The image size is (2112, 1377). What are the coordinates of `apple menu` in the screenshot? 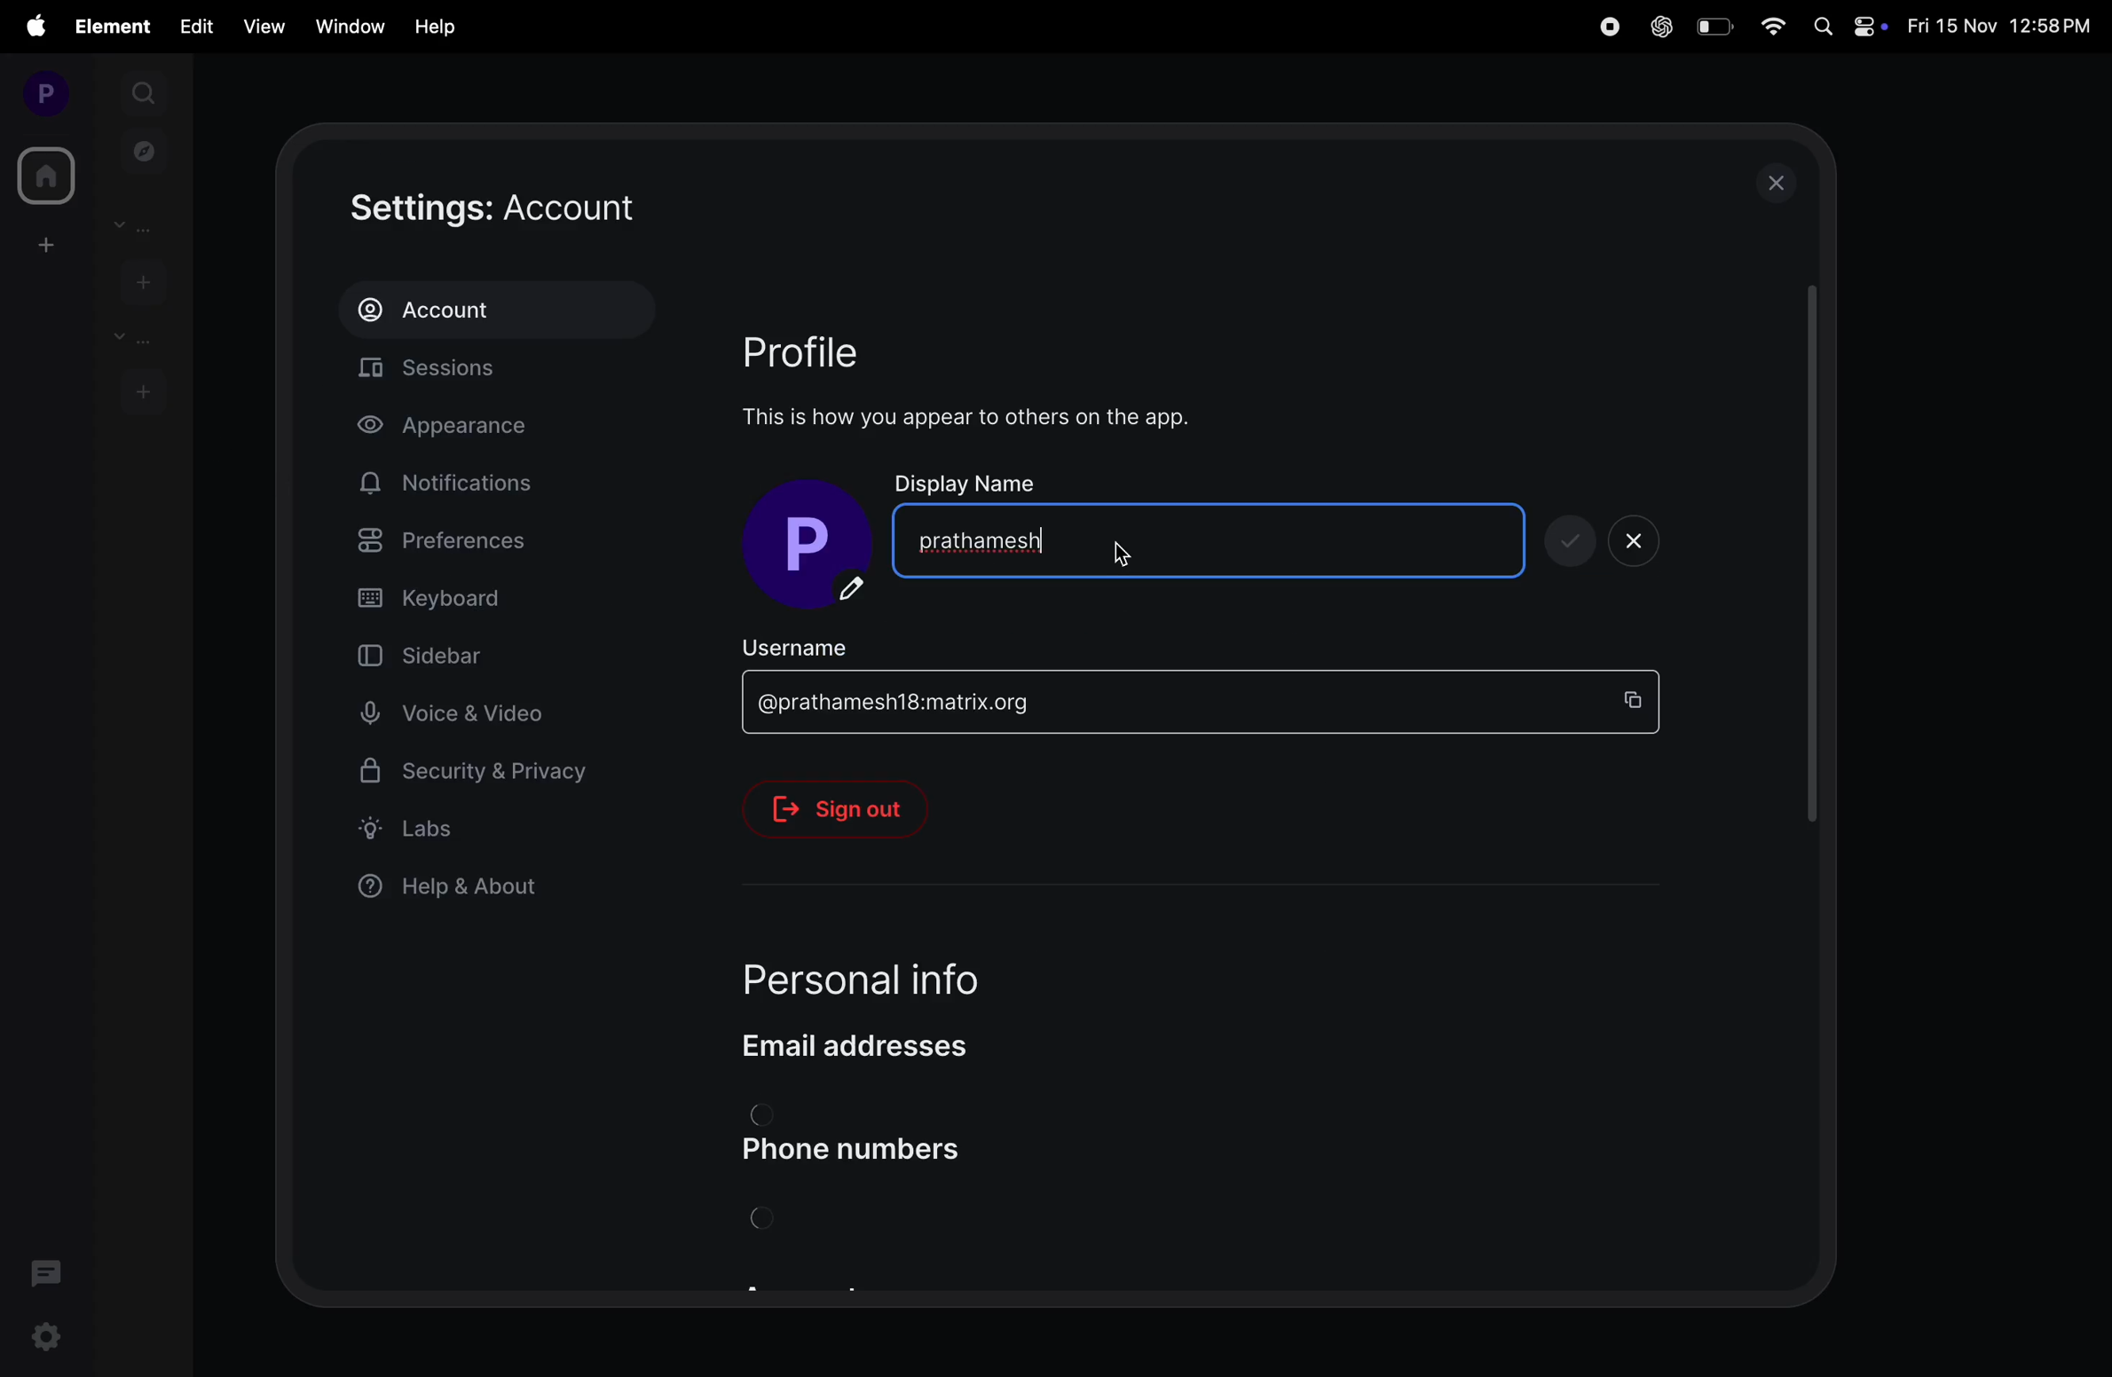 It's located at (34, 26).